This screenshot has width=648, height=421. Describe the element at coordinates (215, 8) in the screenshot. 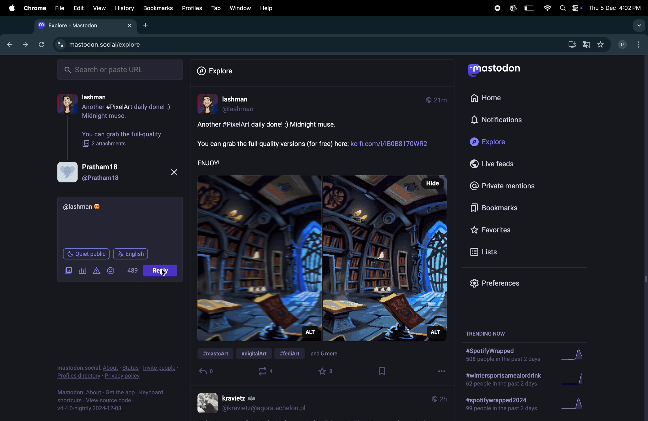

I see `tab` at that location.